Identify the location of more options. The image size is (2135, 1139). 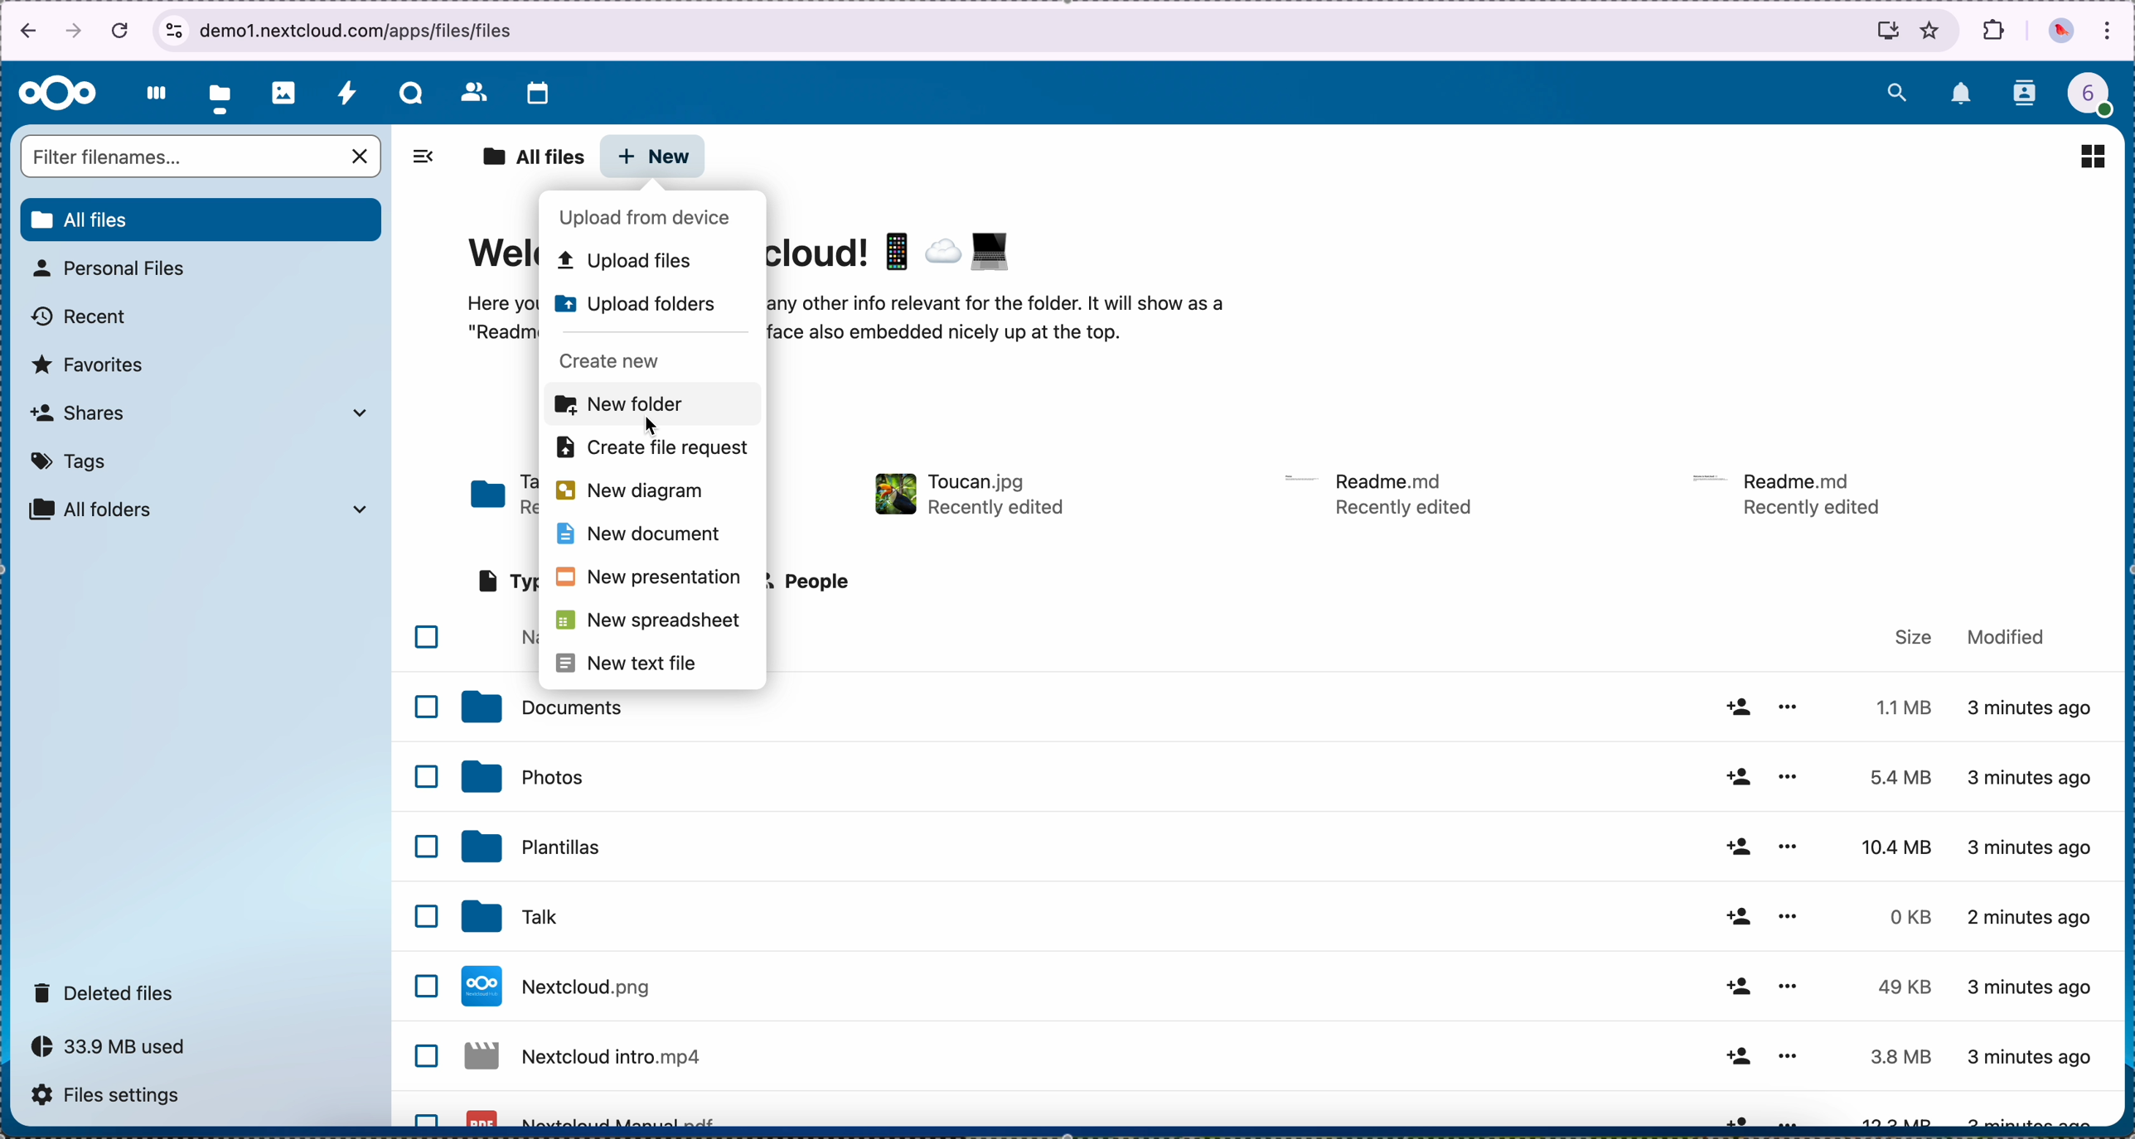
(1785, 844).